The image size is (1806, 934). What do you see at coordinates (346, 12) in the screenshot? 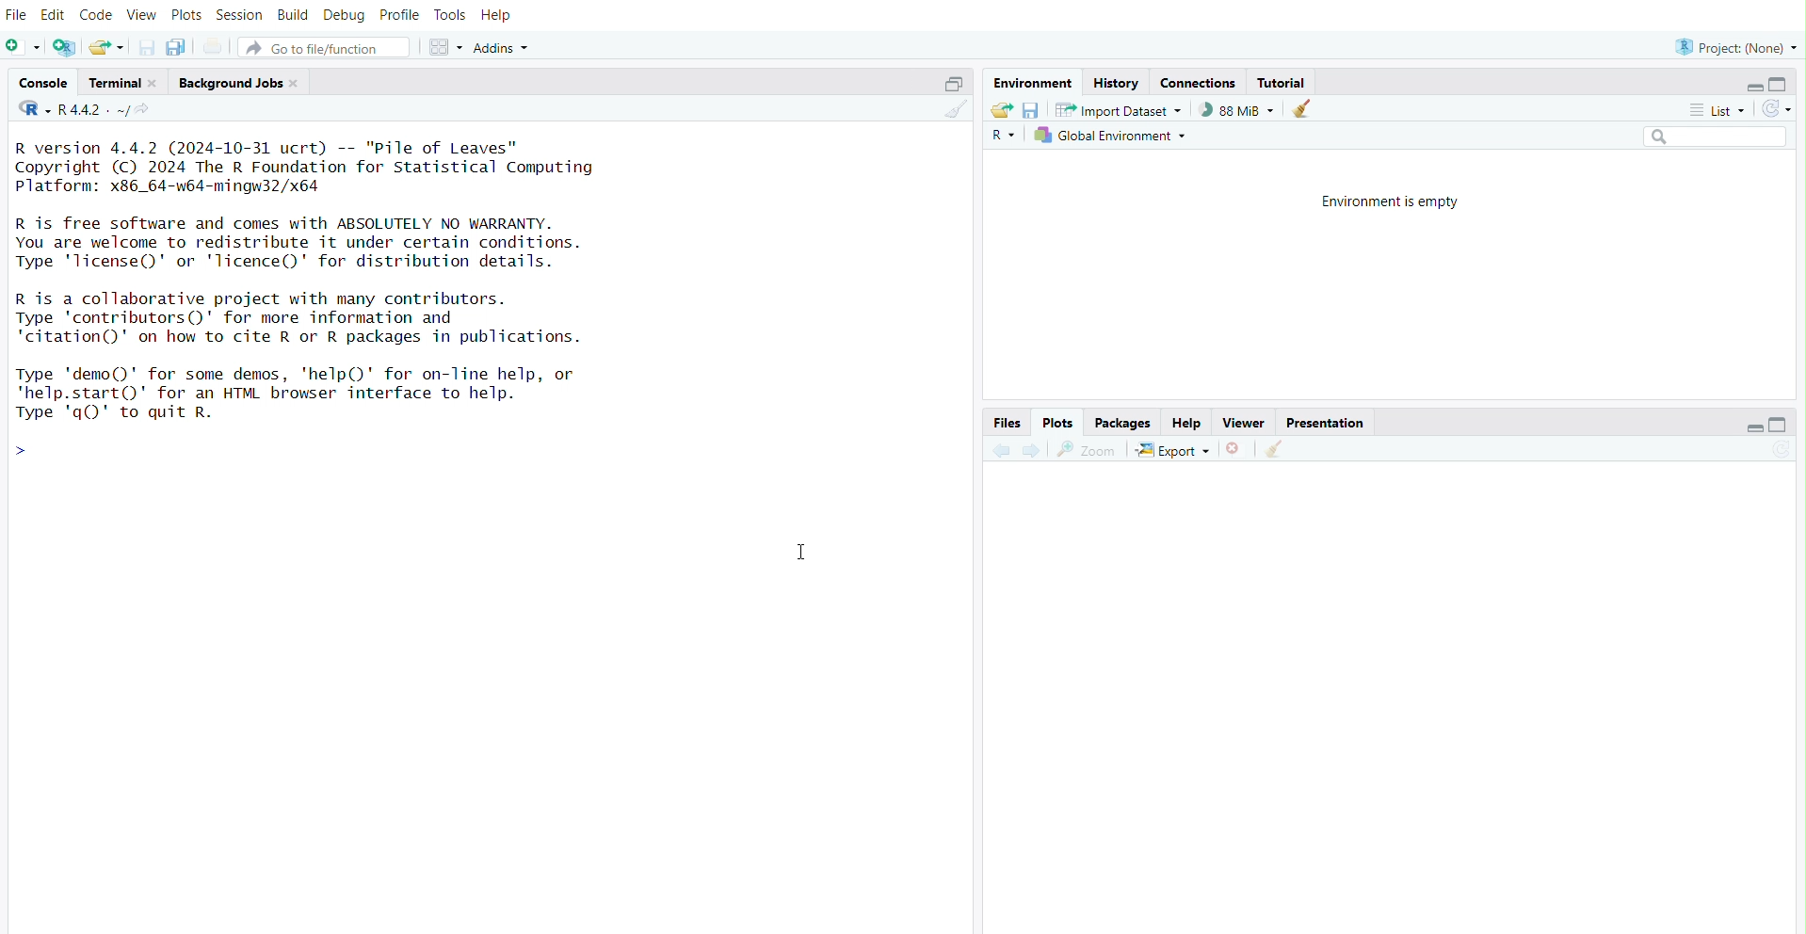
I see `debug` at bounding box center [346, 12].